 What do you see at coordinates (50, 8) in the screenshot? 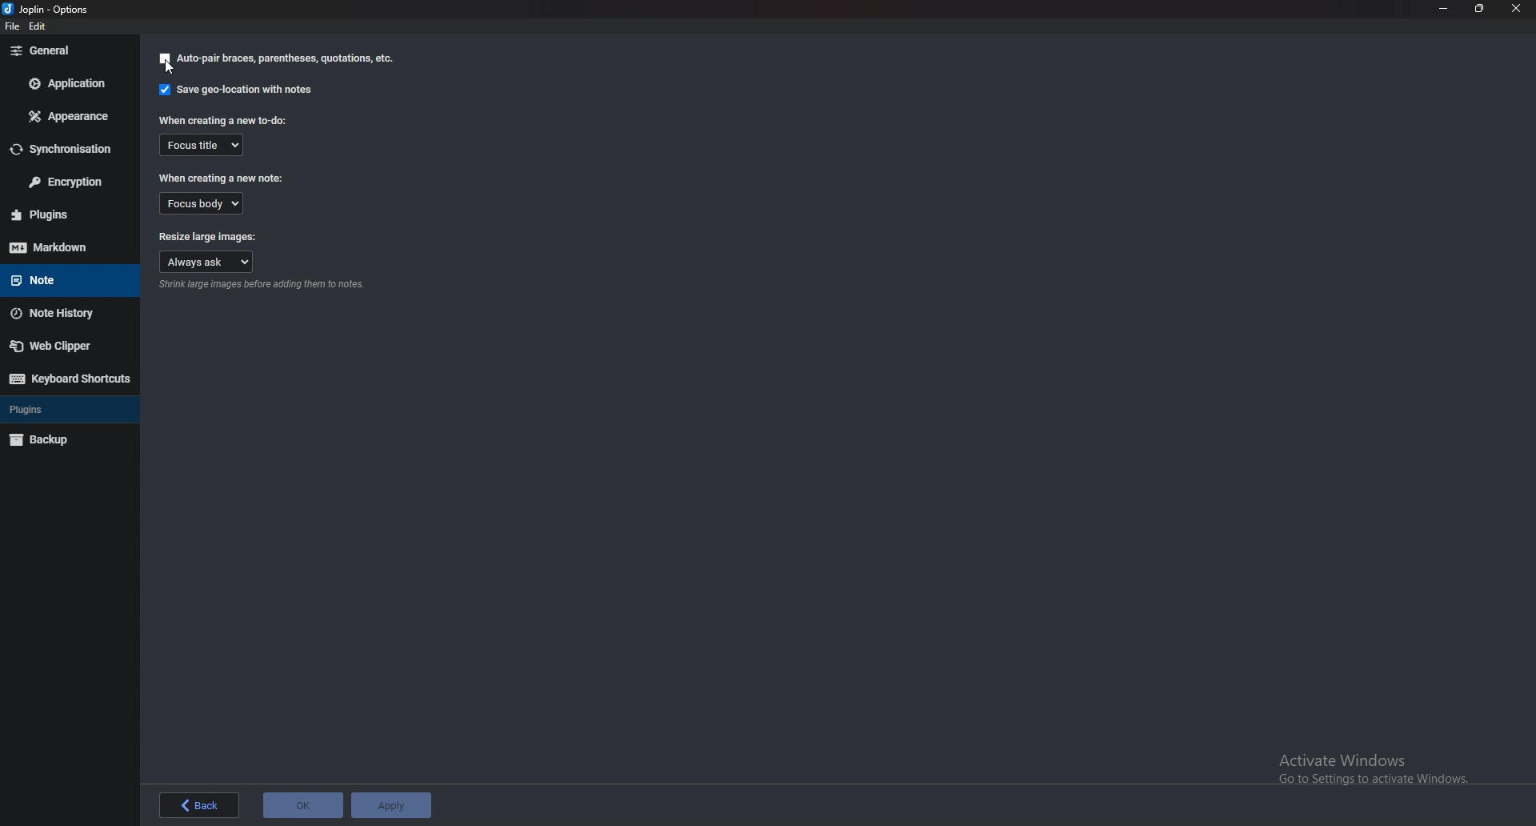
I see `options` at bounding box center [50, 8].